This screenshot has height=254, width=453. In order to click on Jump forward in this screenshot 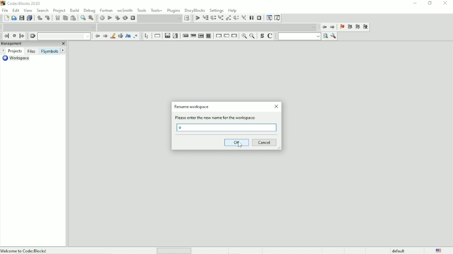, I will do `click(333, 28)`.